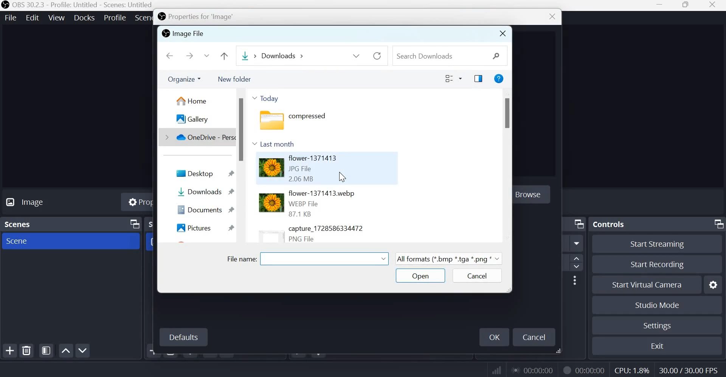 Image resolution: width=726 pixels, height=377 pixels. Describe the element at coordinates (717, 224) in the screenshot. I see `Dock Options icon` at that location.